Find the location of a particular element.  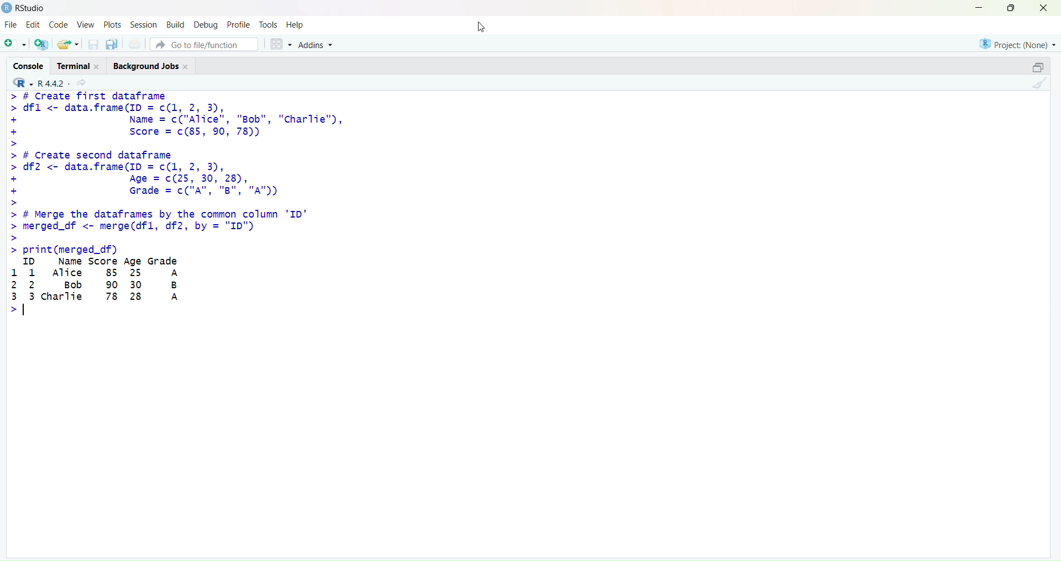

ID Name Score Age Grade
1 1 Alice 85 25 A
2 2 Bob 90 30 B
3 3 charlie 78 28 A is located at coordinates (101, 288).